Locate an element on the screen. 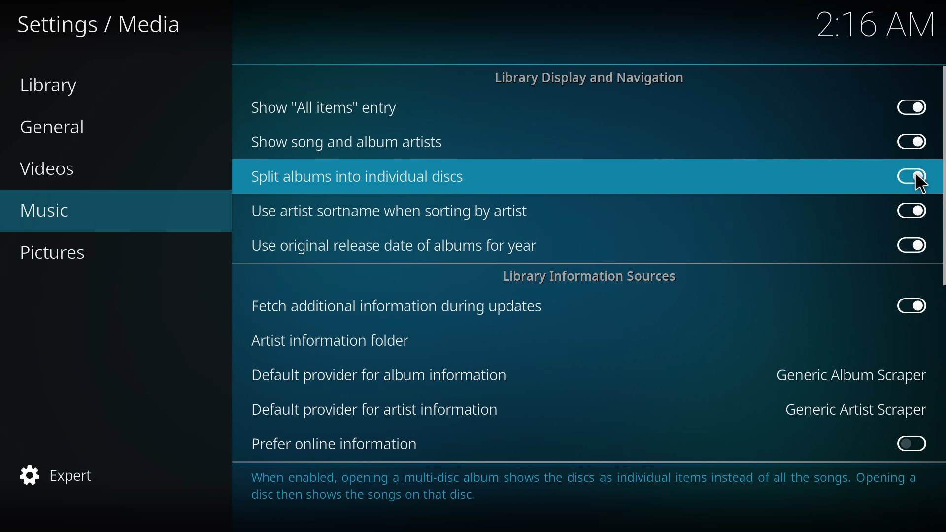  generic is located at coordinates (849, 409).